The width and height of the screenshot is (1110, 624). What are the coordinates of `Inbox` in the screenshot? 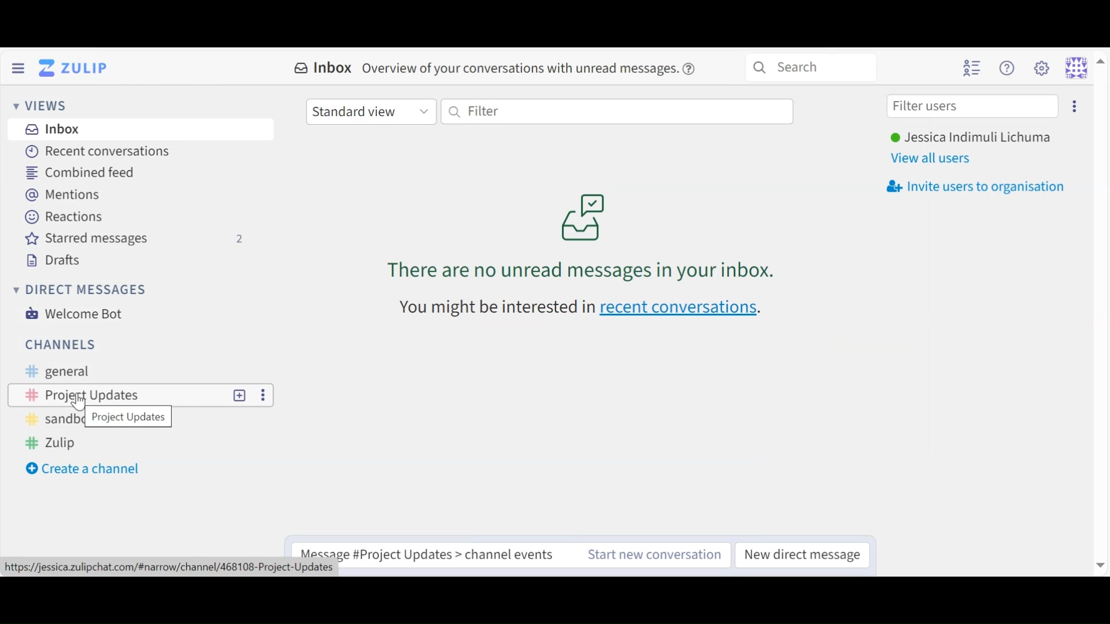 It's located at (324, 68).